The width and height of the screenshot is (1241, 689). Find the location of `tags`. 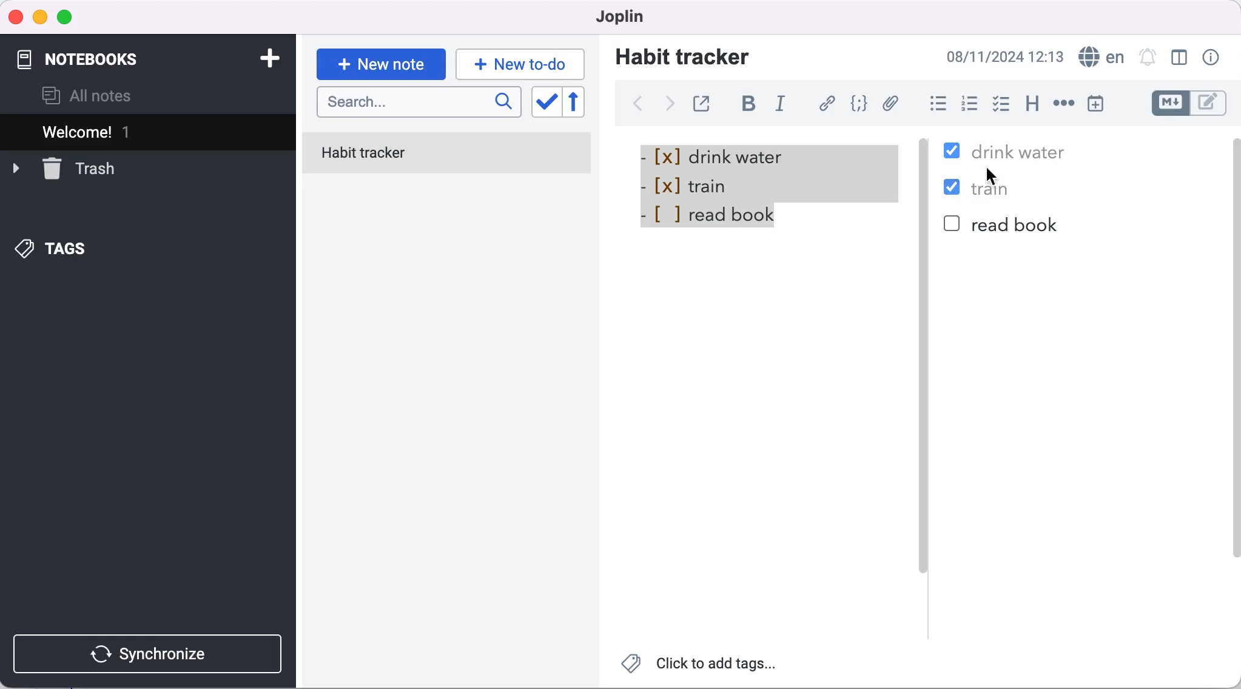

tags is located at coordinates (53, 250).